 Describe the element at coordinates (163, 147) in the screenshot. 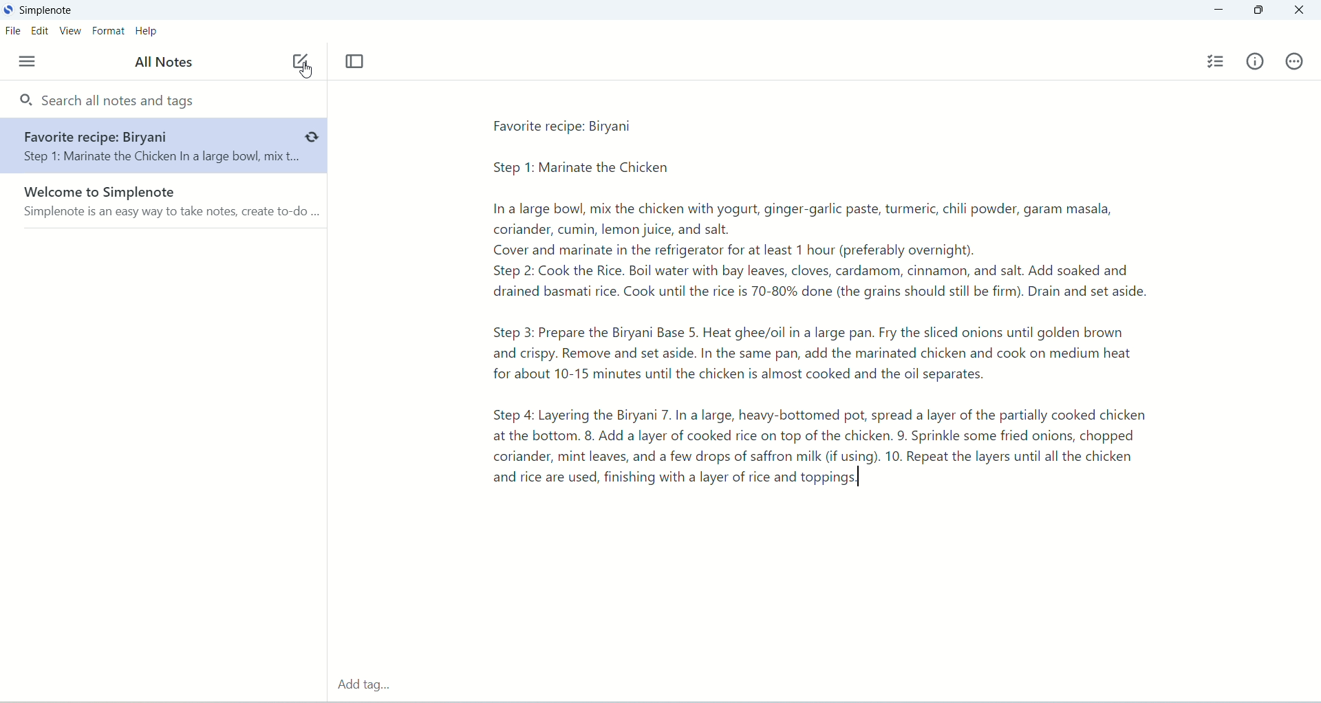

I see `favorite recipe note` at that location.